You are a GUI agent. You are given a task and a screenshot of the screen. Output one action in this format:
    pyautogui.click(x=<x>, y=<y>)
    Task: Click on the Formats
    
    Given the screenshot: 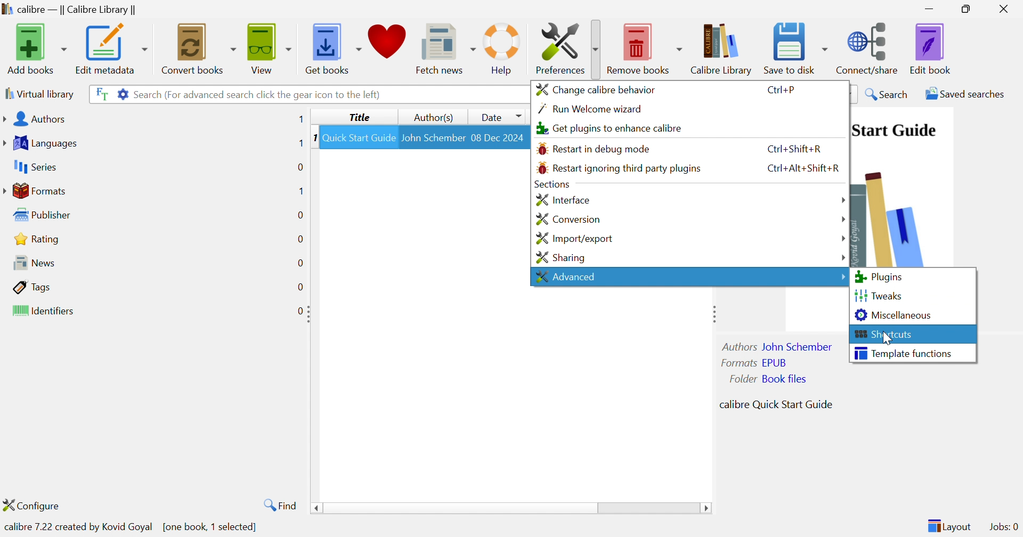 What is the action you would take?
    pyautogui.click(x=37, y=191)
    